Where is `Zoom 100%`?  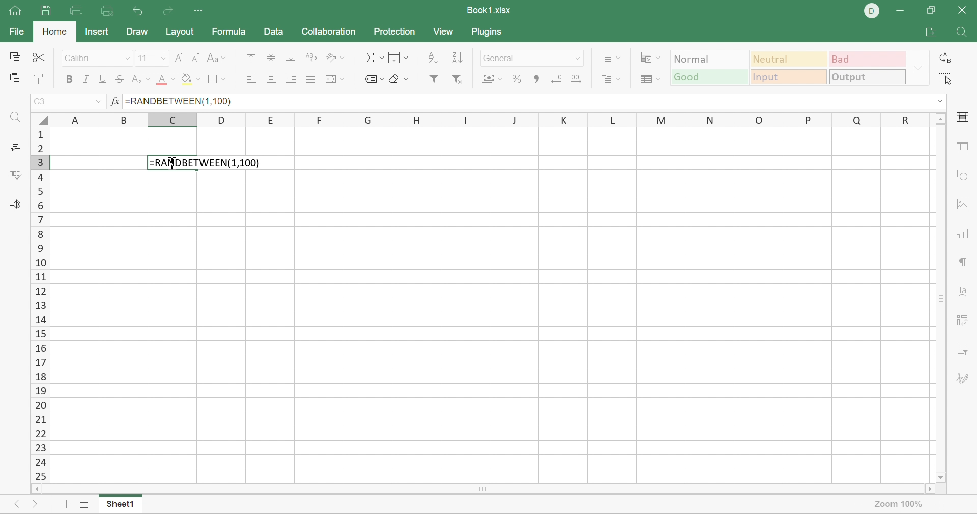 Zoom 100% is located at coordinates (900, 503).